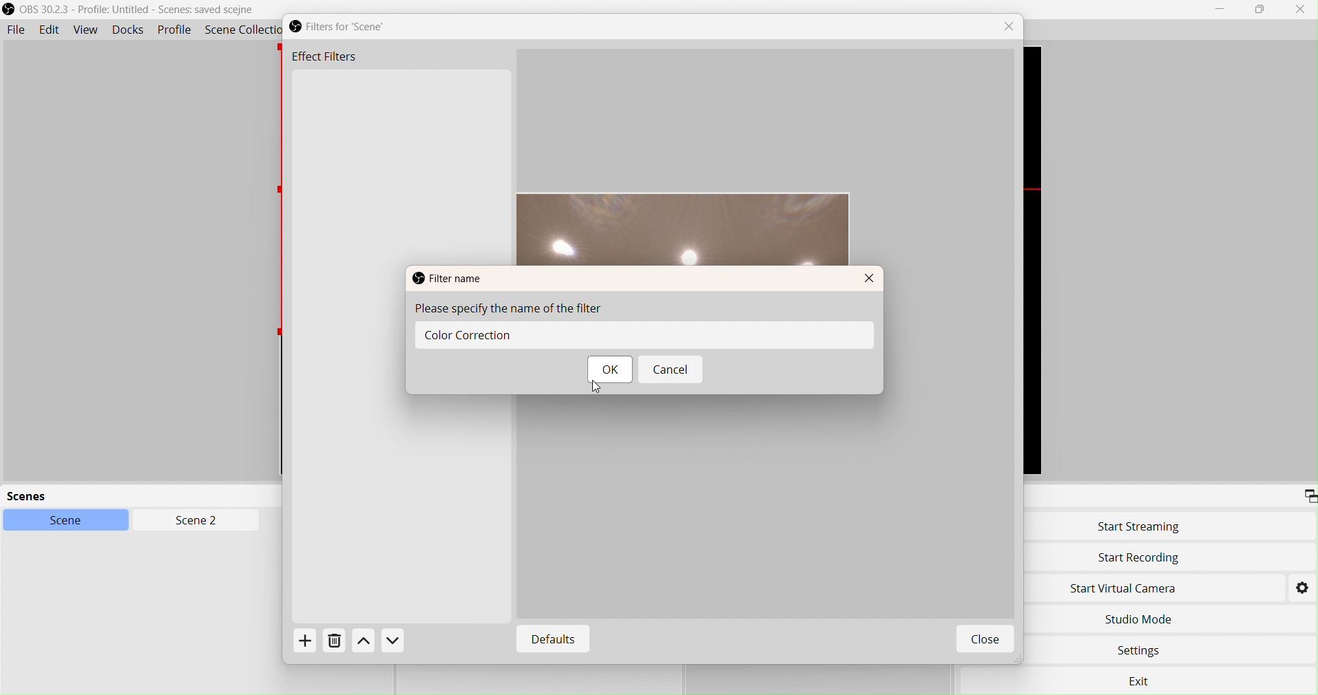 This screenshot has width=1318, height=695. What do you see at coordinates (335, 644) in the screenshot?
I see `Delete` at bounding box center [335, 644].